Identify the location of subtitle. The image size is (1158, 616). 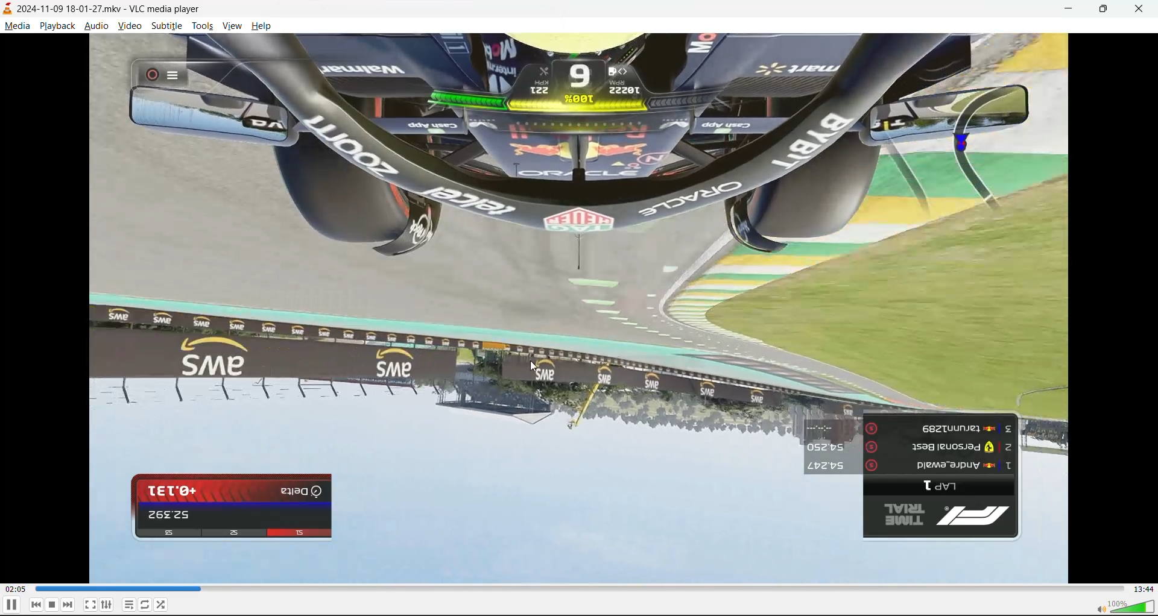
(169, 27).